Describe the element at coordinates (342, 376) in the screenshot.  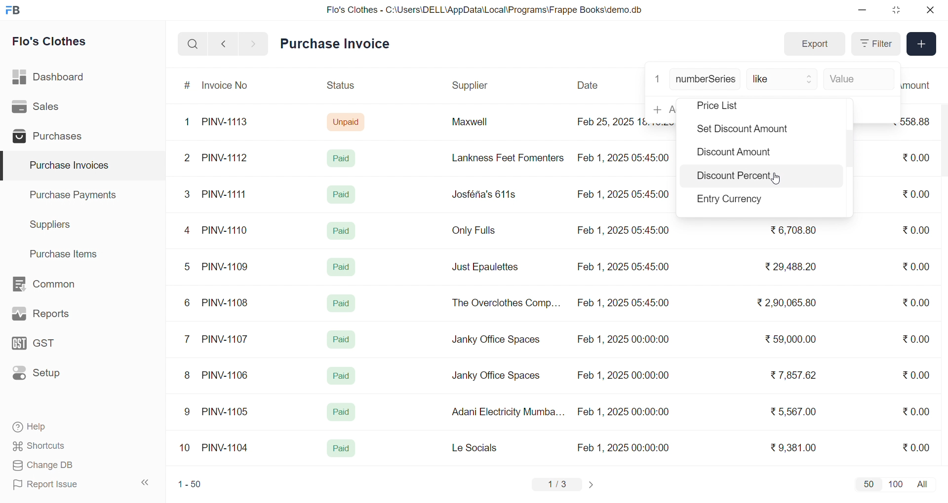
I see `Paid` at that location.